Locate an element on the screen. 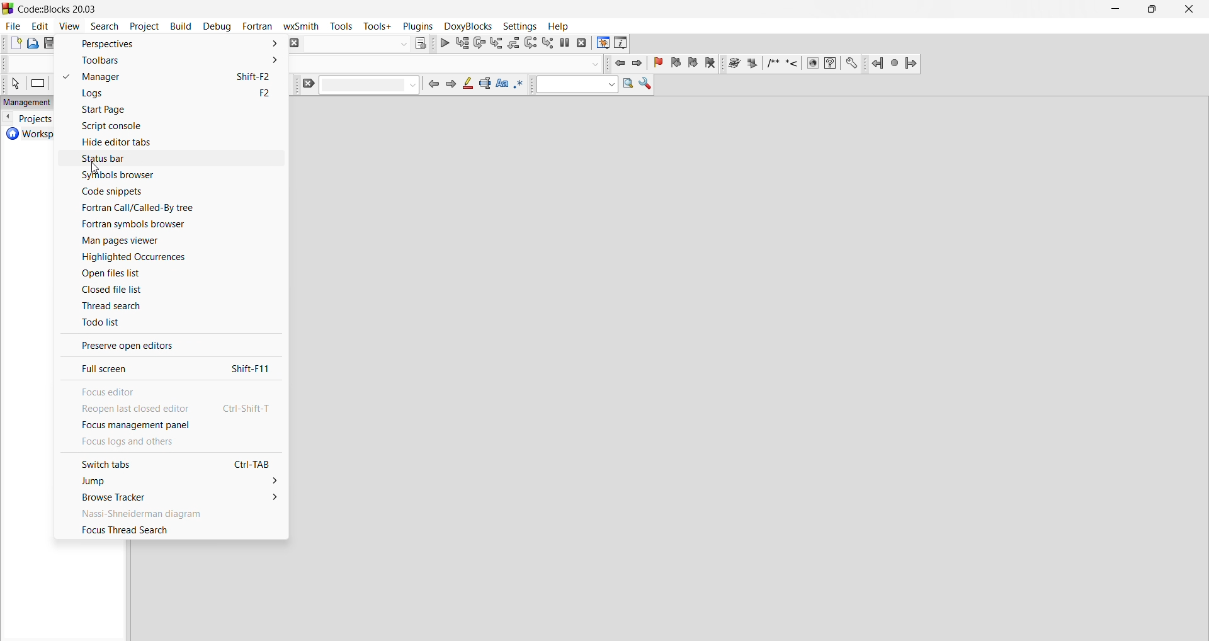 The height and width of the screenshot is (641, 1209). status bar is located at coordinates (170, 157).